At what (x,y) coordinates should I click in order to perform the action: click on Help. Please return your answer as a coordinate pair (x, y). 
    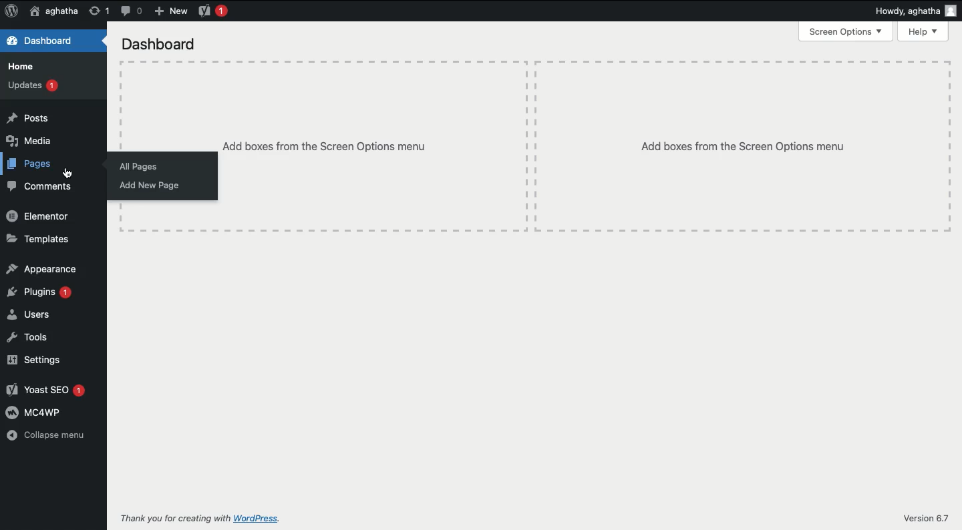
    Looking at the image, I should click on (925, 31).